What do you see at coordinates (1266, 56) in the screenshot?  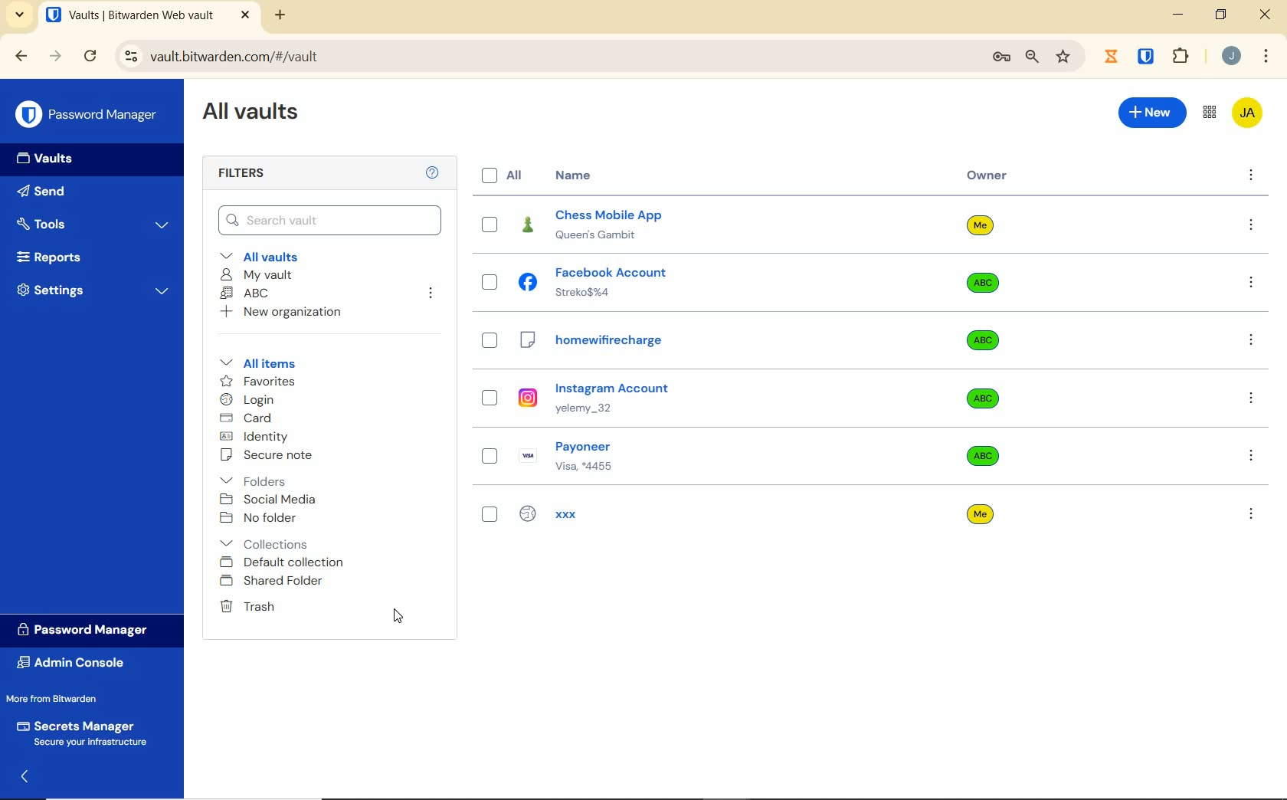 I see `customize Google chrome` at bounding box center [1266, 56].